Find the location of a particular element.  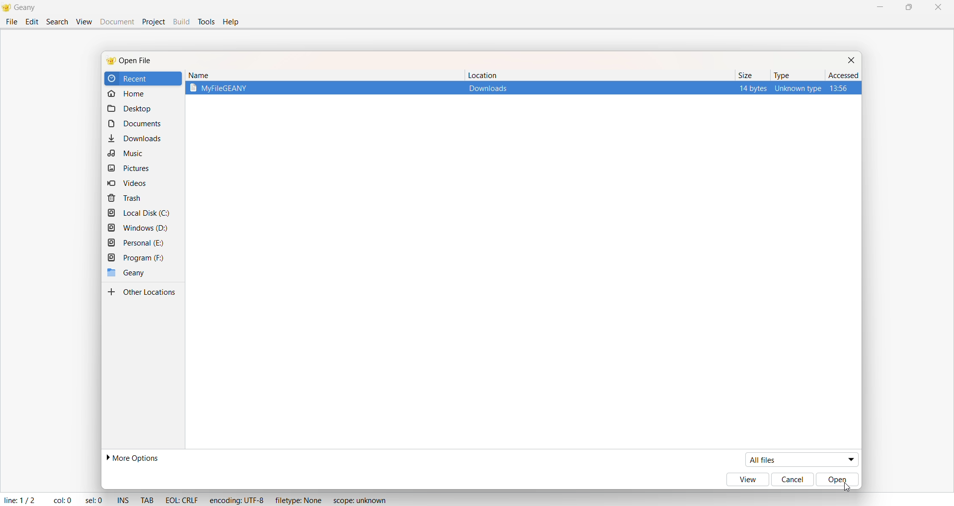

view is located at coordinates (745, 480).